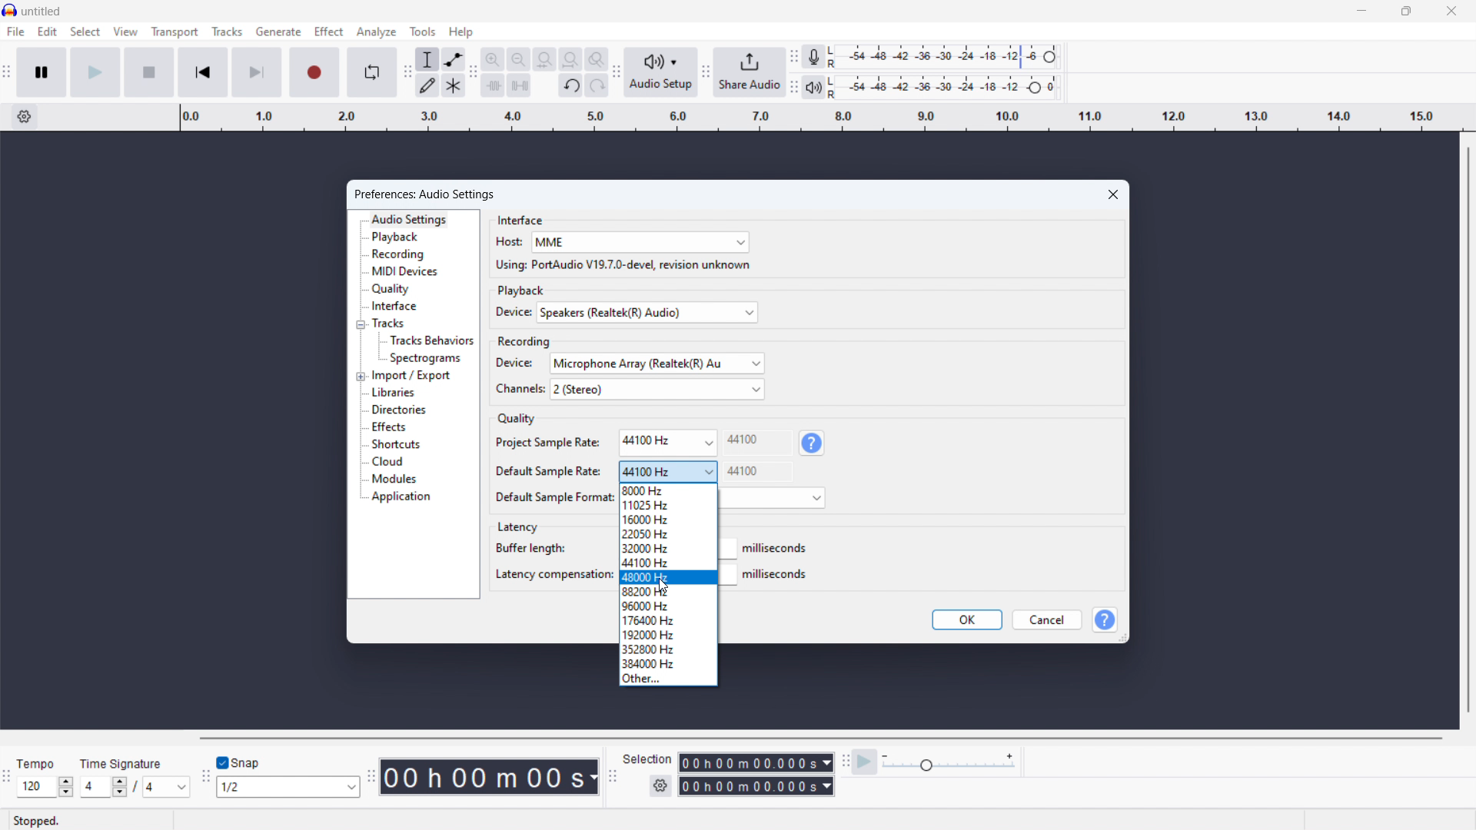 This screenshot has width=1476, height=830. Describe the element at coordinates (532, 547) in the screenshot. I see `buffer length` at that location.